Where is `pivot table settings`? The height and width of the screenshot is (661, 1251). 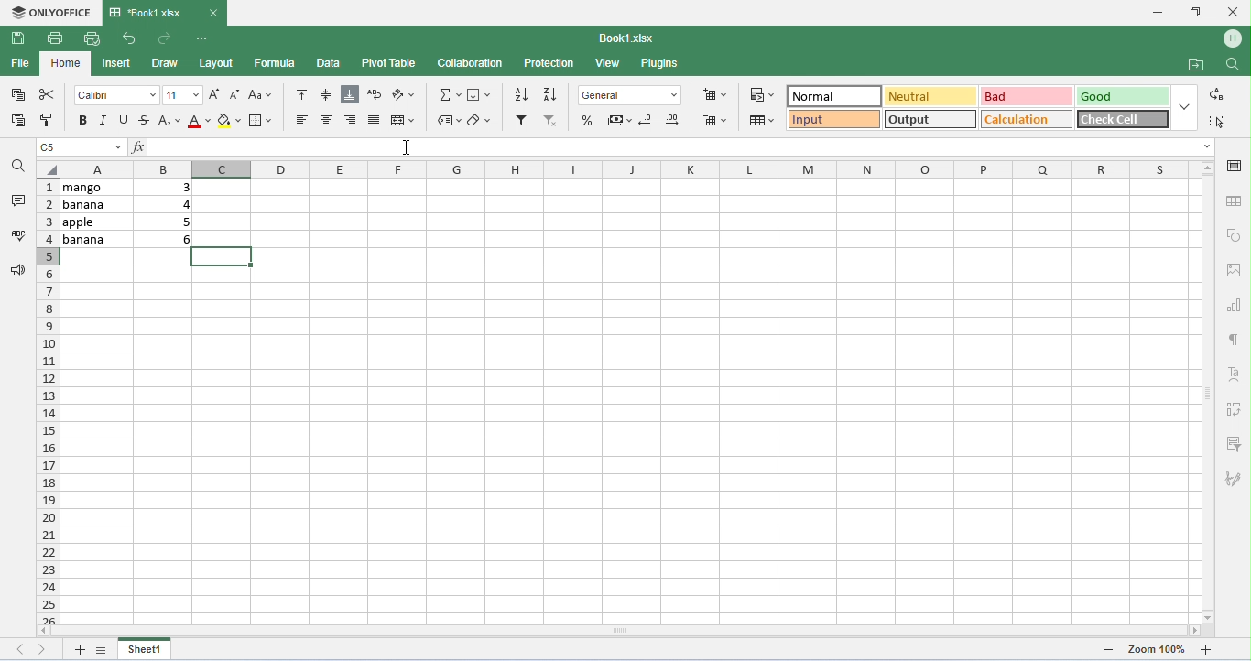
pivot table settings is located at coordinates (1233, 408).